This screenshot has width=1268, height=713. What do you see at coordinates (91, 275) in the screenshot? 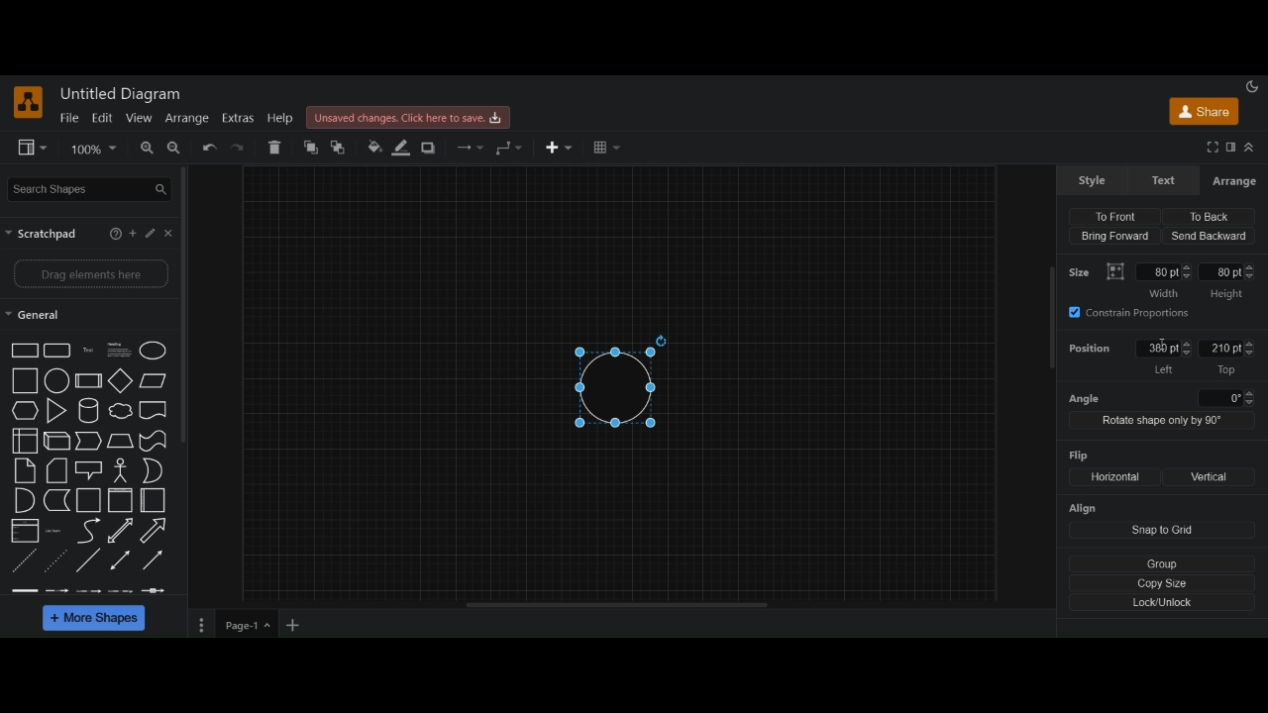
I see `drag elements here` at bounding box center [91, 275].